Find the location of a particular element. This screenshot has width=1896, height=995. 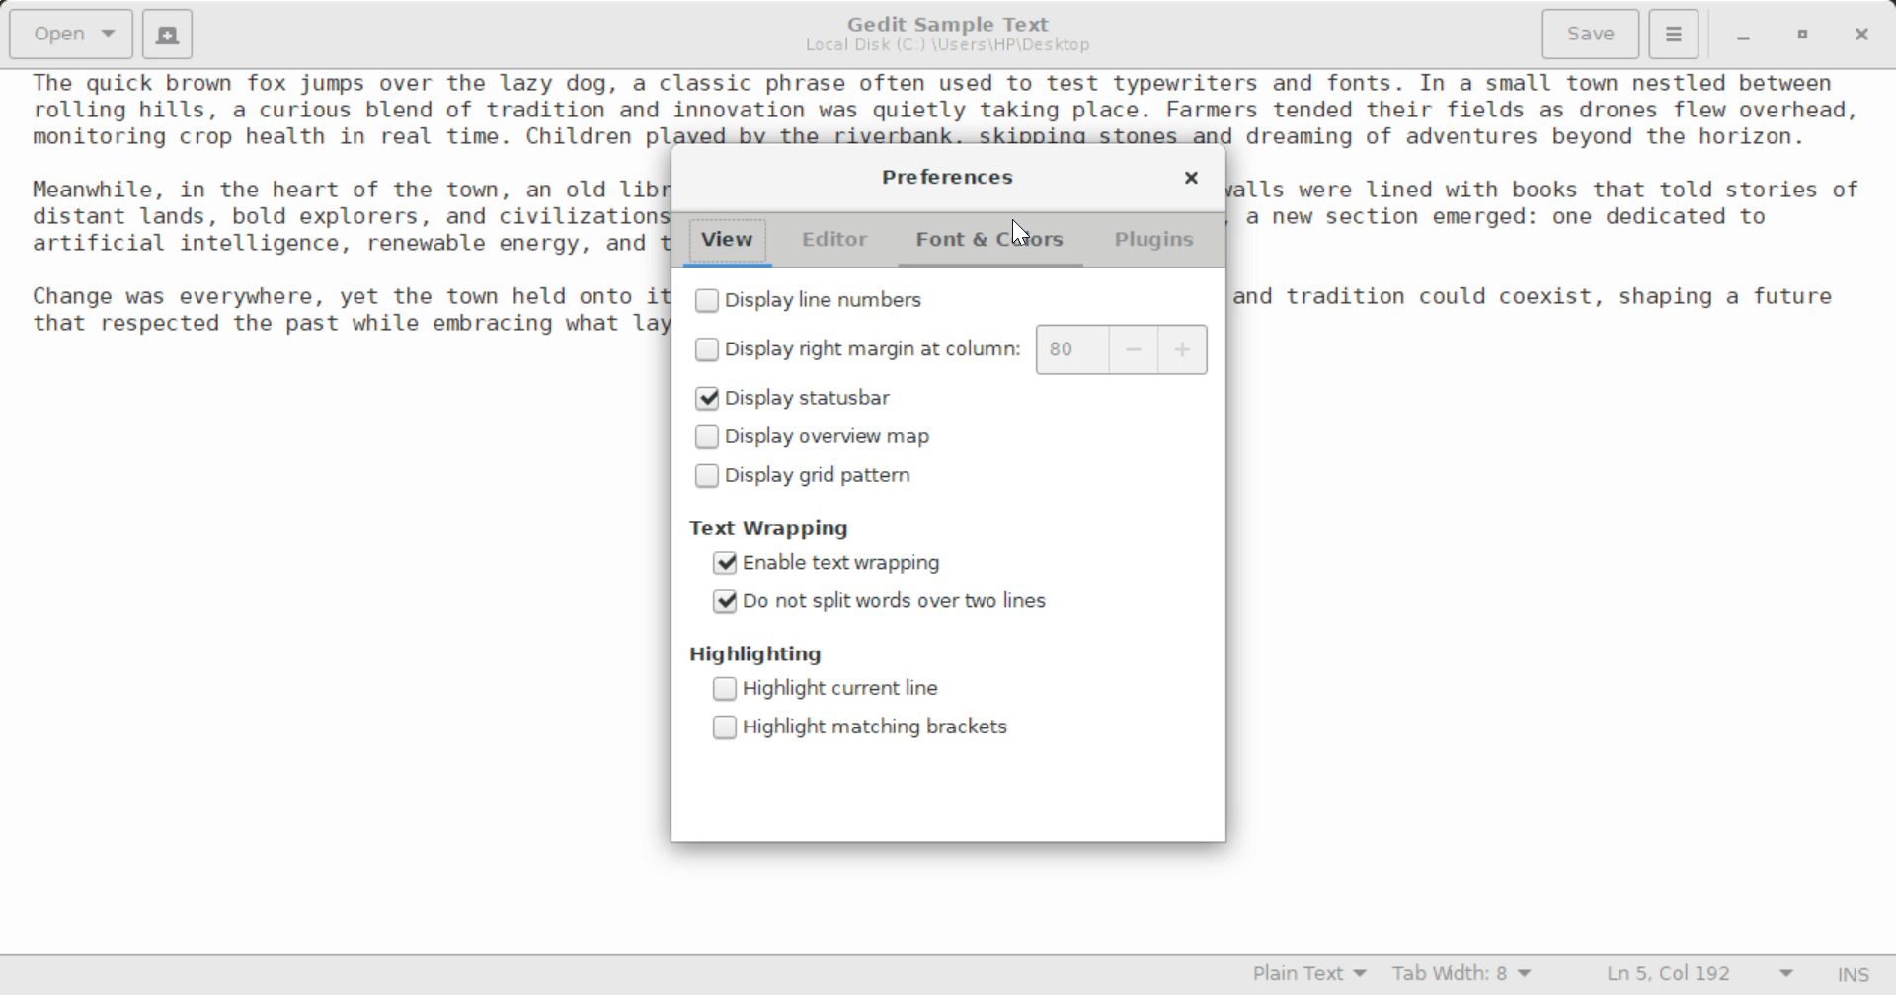

Font & Colors Tab is located at coordinates (993, 240).